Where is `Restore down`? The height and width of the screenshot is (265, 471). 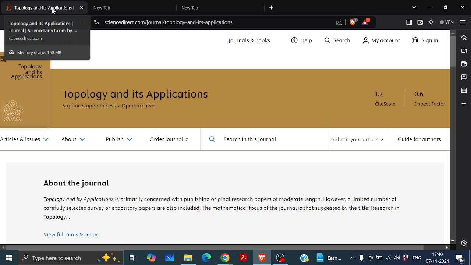
Restore down is located at coordinates (445, 7).